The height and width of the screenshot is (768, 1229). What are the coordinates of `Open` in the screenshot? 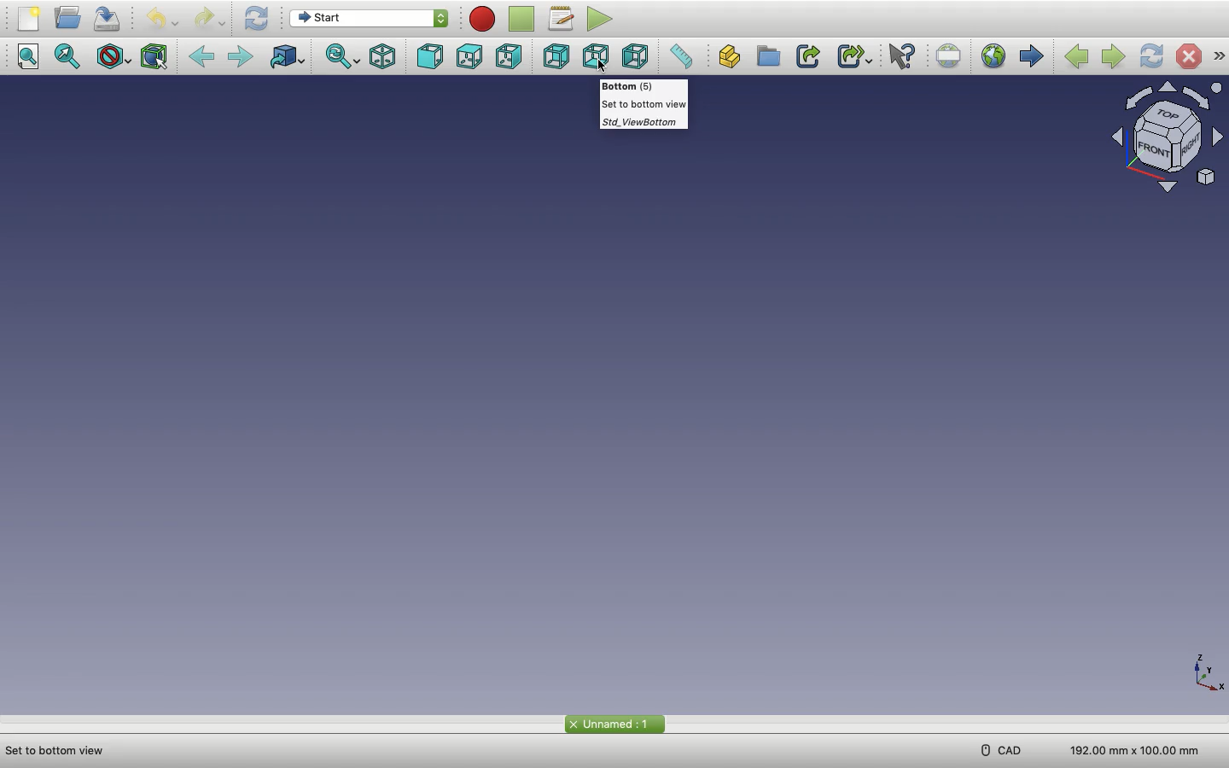 It's located at (71, 18).